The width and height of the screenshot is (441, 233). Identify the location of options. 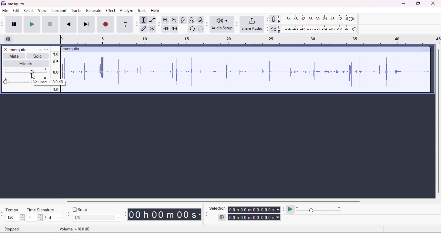
(47, 50).